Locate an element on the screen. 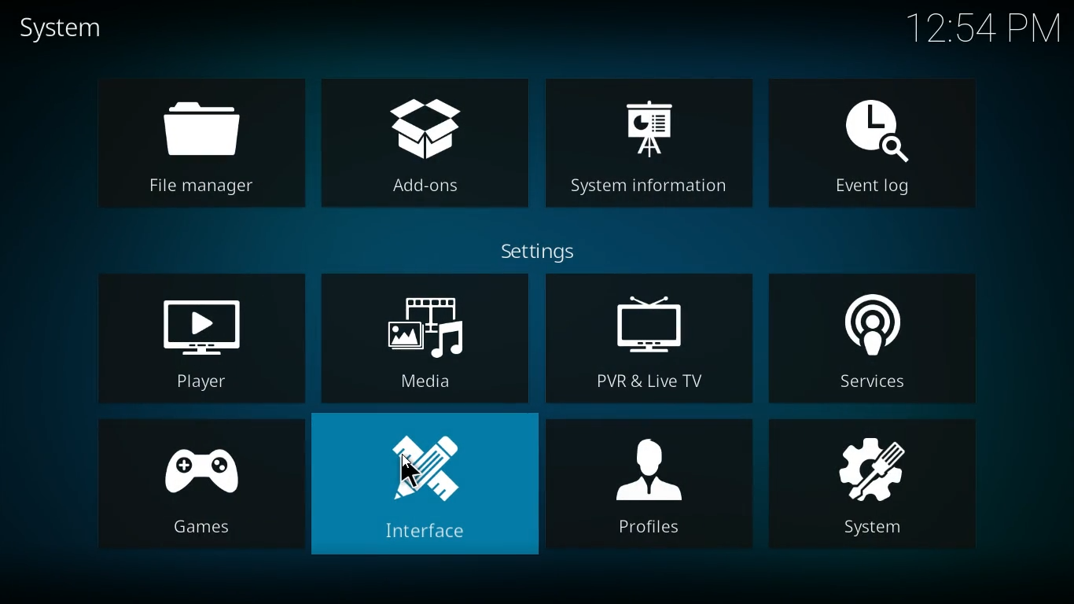 This screenshot has height=604, width=1074. cursor is located at coordinates (410, 471).